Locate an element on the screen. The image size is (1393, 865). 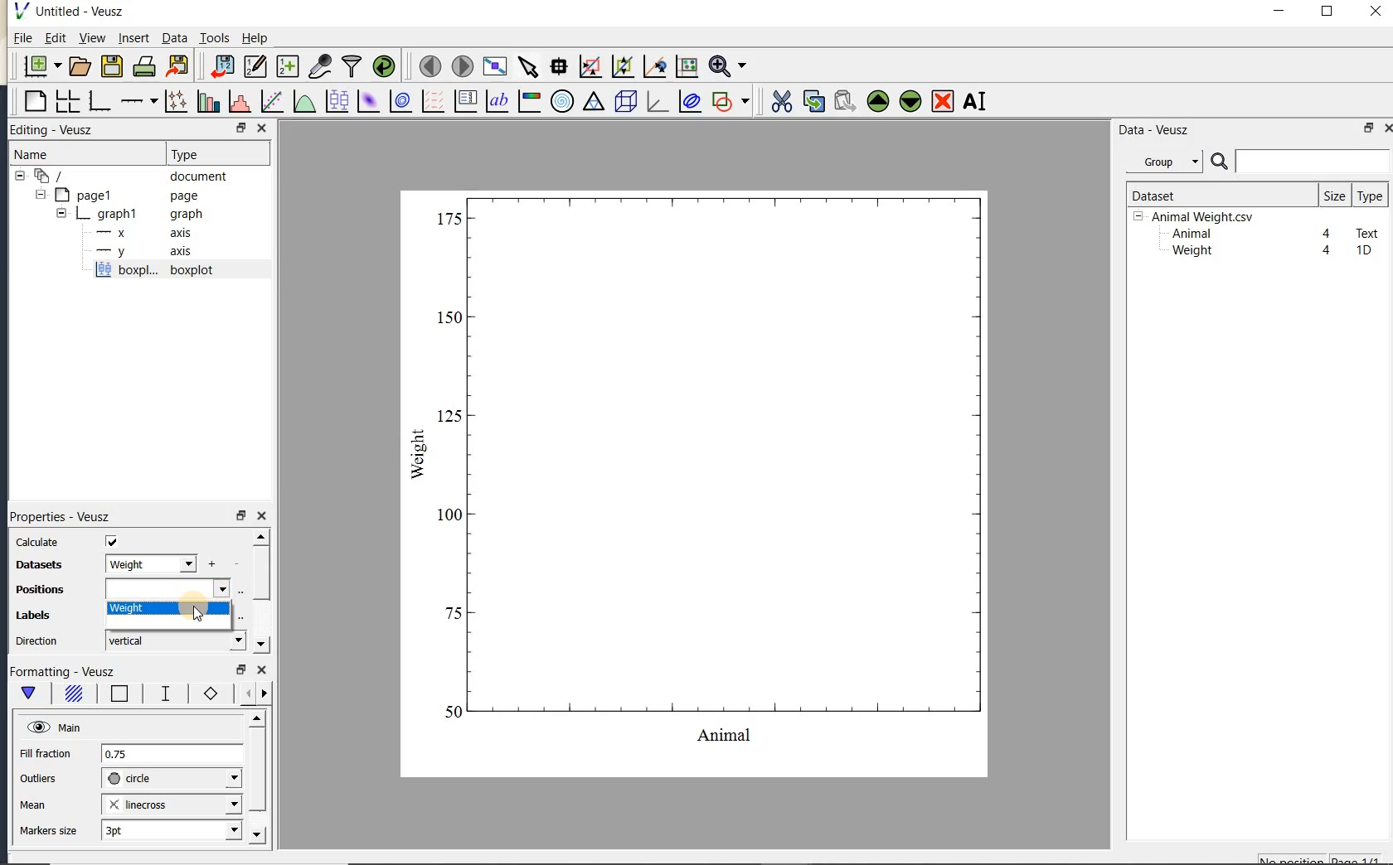
Text is located at coordinates (1368, 231).